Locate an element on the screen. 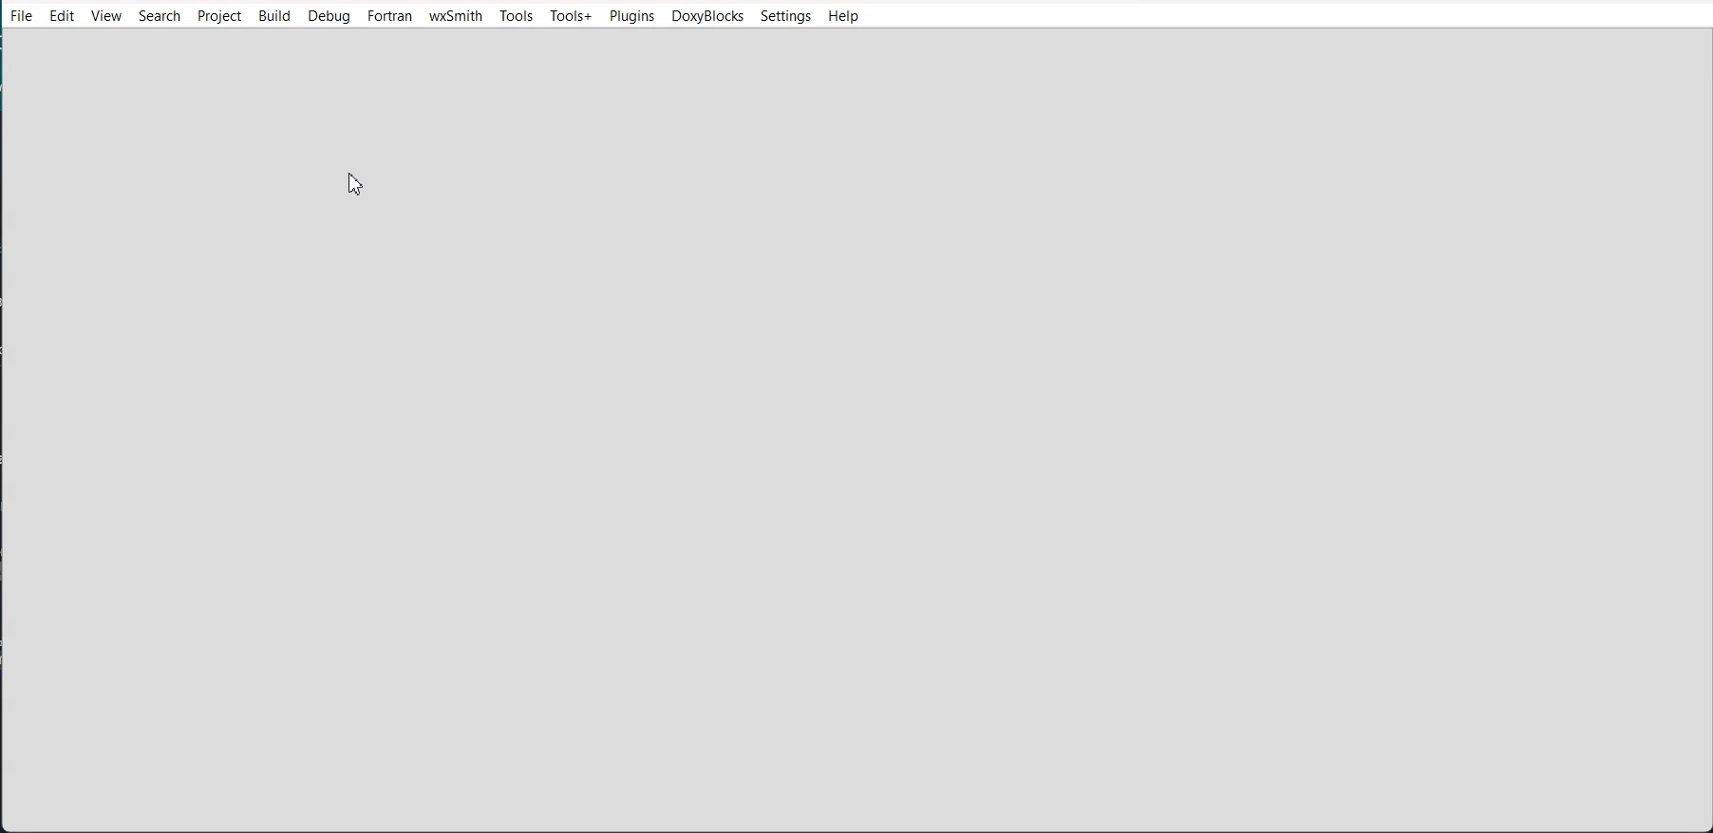  View is located at coordinates (109, 15).